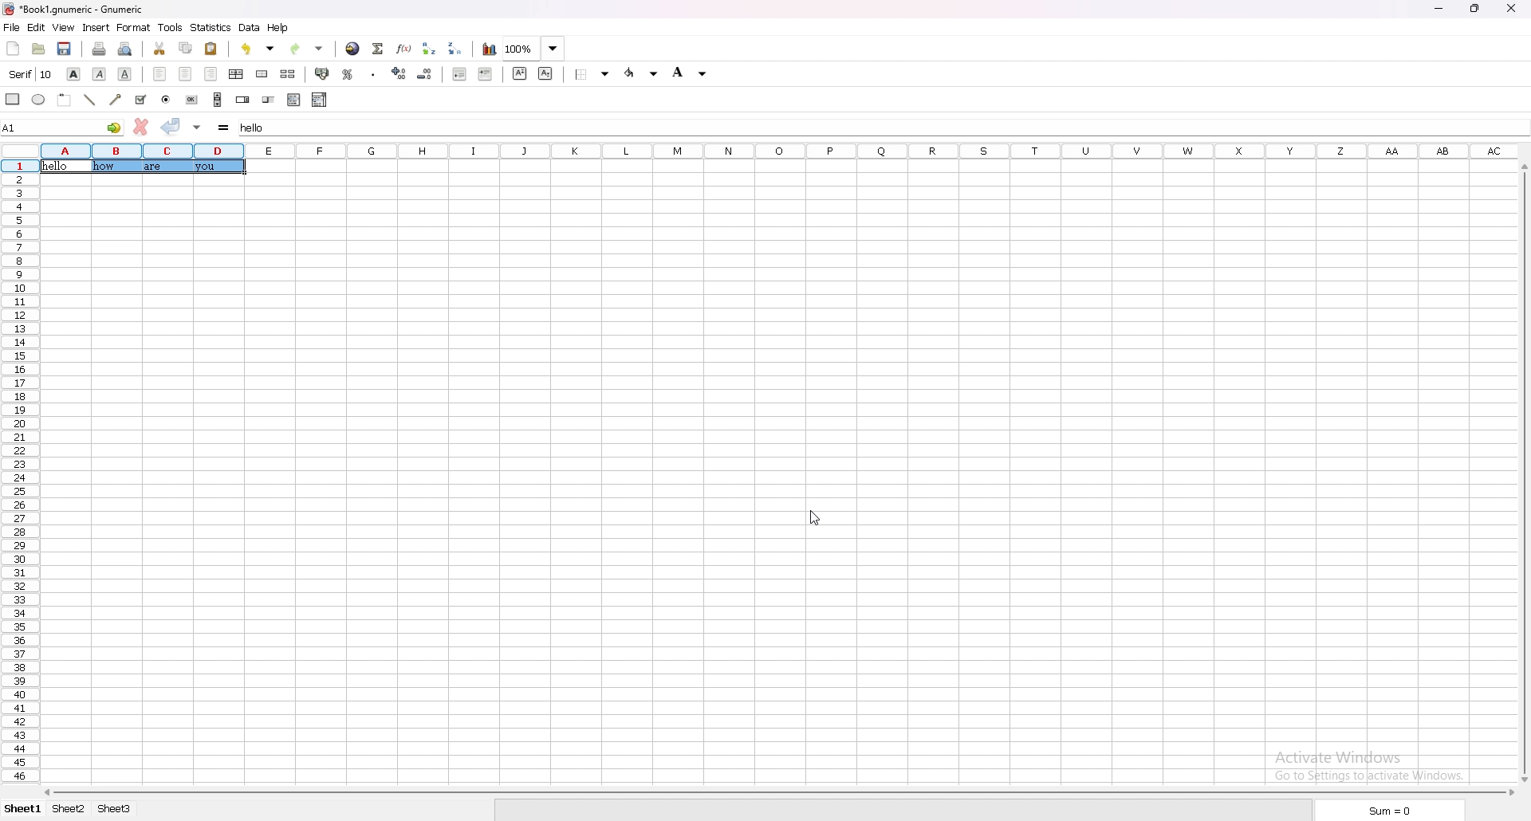 Image resolution: width=1531 pixels, height=821 pixels. Describe the element at coordinates (171, 126) in the screenshot. I see `accept changes` at that location.